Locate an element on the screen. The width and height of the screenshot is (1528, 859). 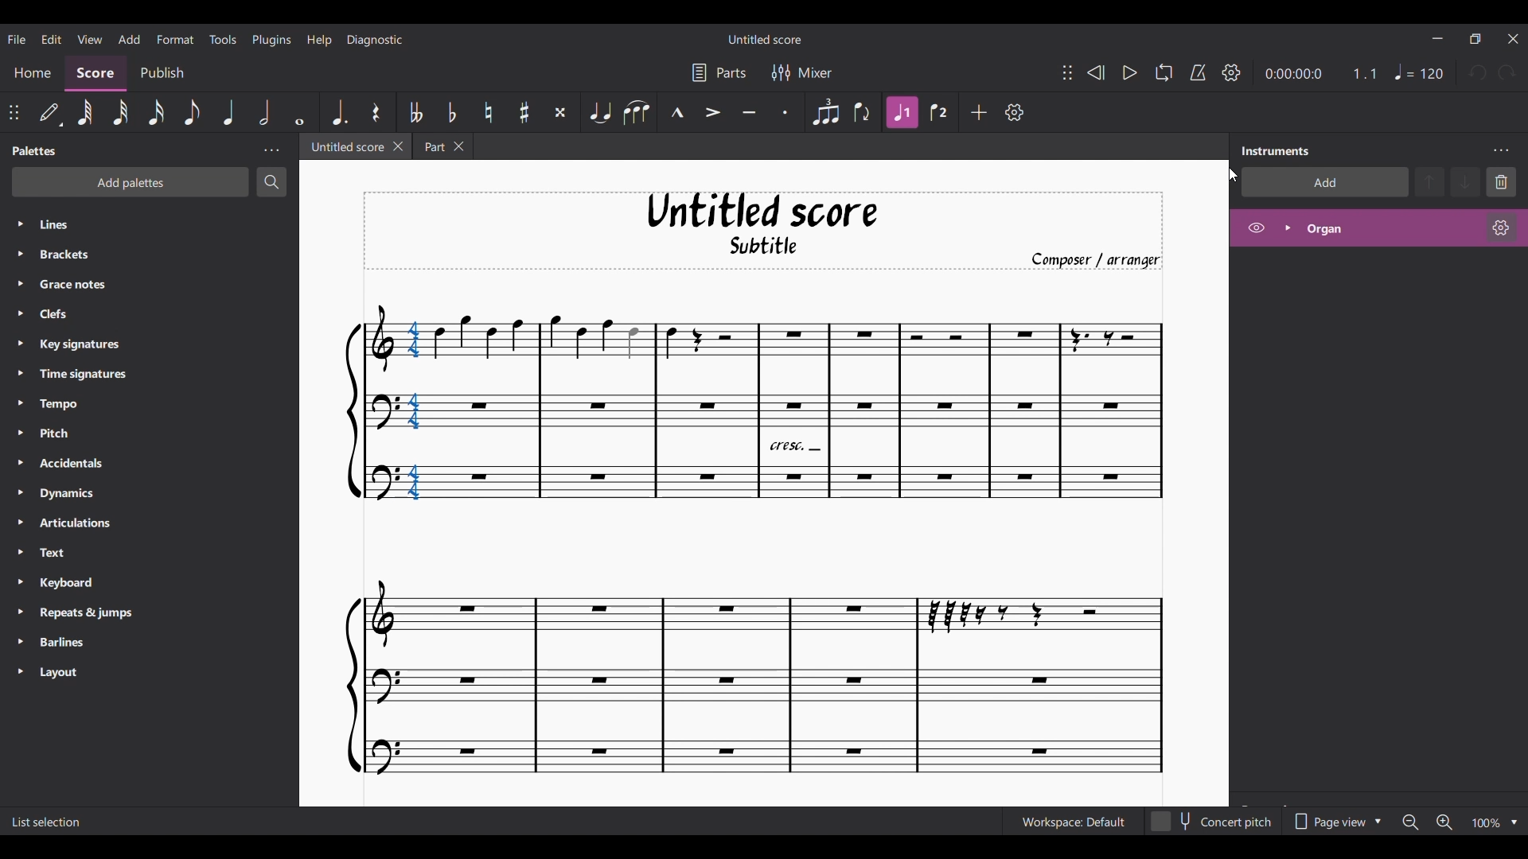
Looping playback is located at coordinates (1164, 72).